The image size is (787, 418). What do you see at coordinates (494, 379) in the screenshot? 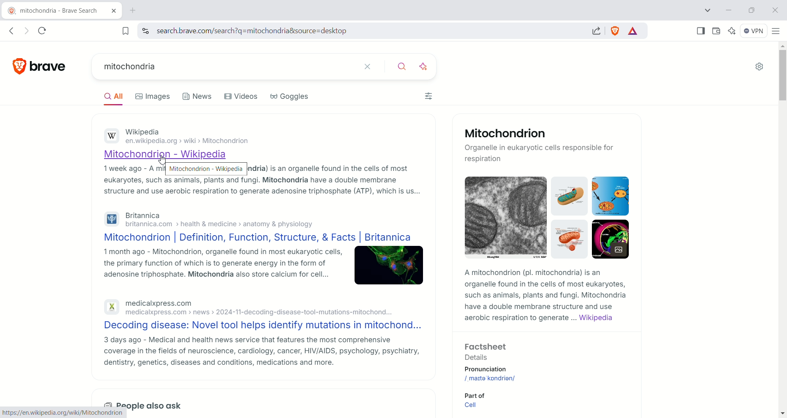
I see `mitochondrion` at bounding box center [494, 379].